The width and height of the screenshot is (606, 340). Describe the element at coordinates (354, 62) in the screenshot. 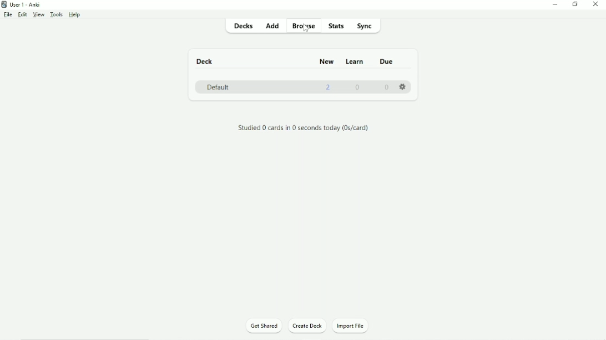

I see `Learn` at that location.